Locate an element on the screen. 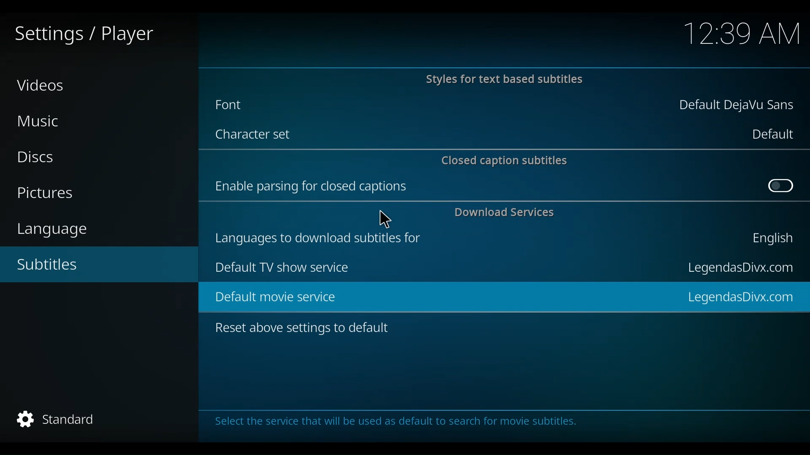  Reset above settings to default is located at coordinates (303, 329).